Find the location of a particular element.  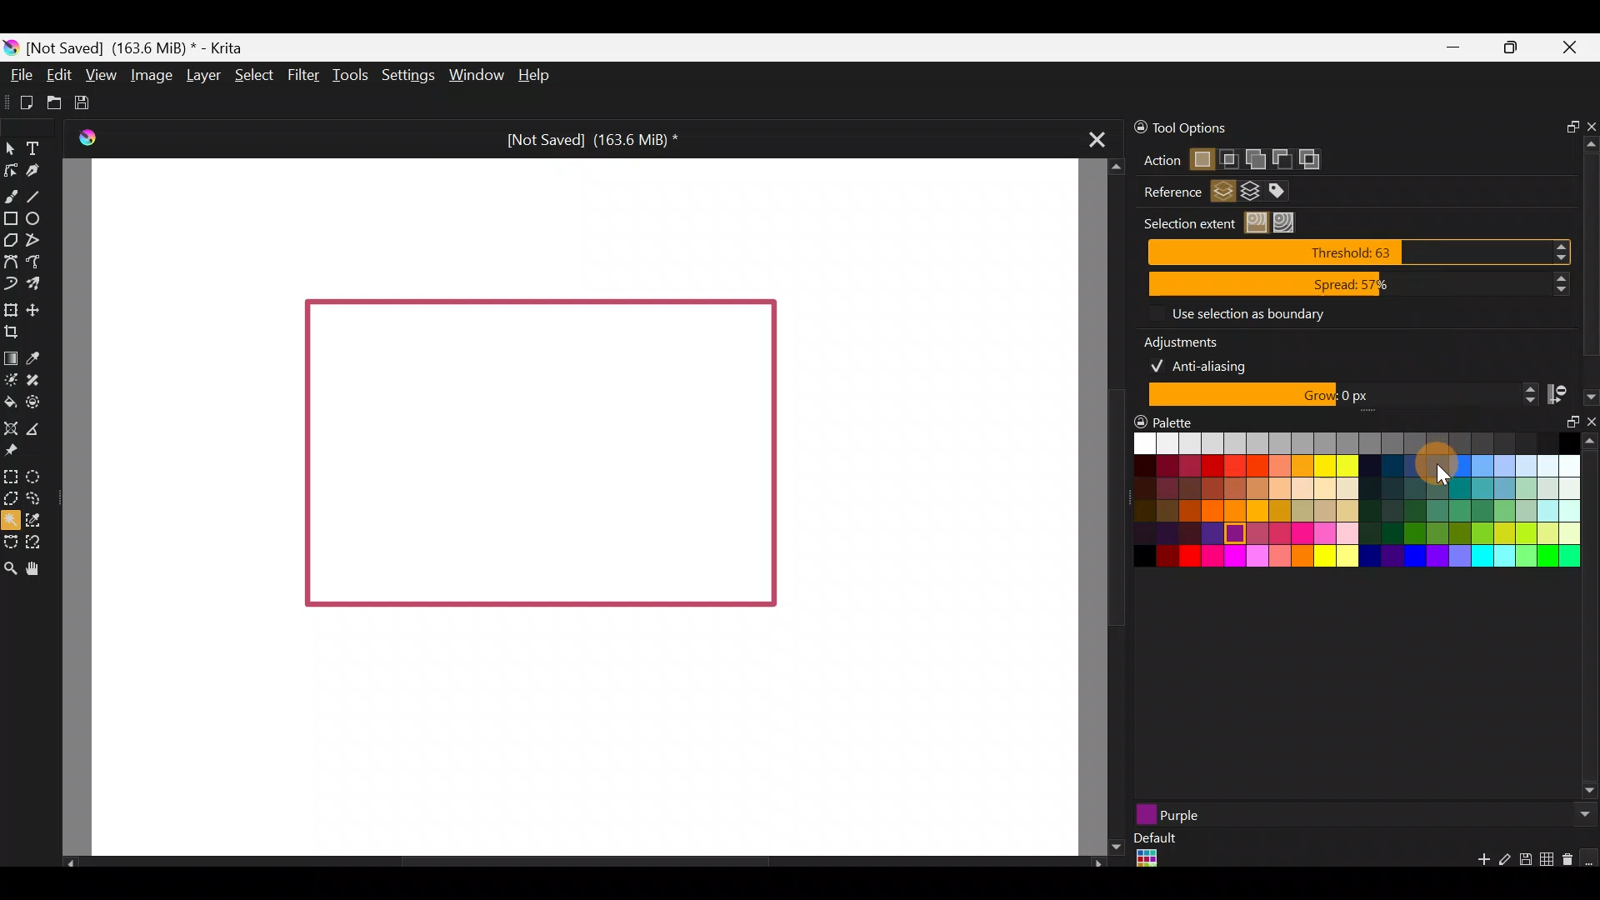

Adjustments is located at coordinates (1192, 339).